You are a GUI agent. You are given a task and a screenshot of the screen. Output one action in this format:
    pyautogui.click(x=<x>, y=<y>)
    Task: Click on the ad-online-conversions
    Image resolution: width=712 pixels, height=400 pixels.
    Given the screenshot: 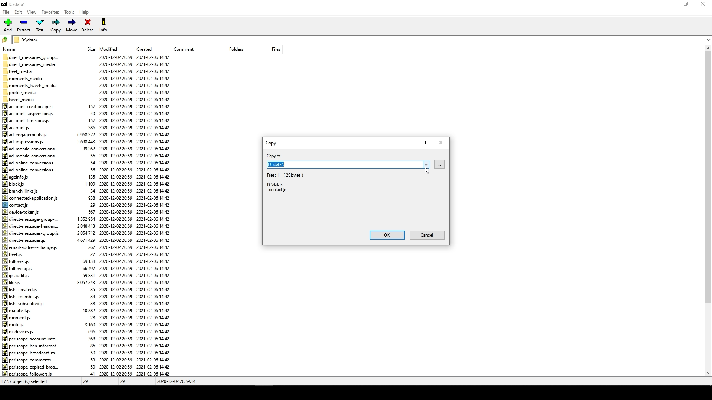 What is the action you would take?
    pyautogui.click(x=30, y=169)
    